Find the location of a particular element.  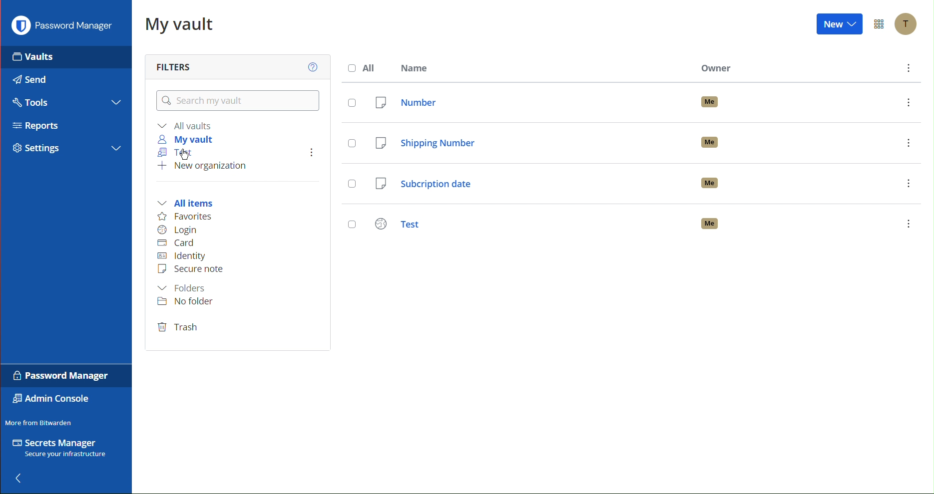

Password Manager is located at coordinates (58, 375).